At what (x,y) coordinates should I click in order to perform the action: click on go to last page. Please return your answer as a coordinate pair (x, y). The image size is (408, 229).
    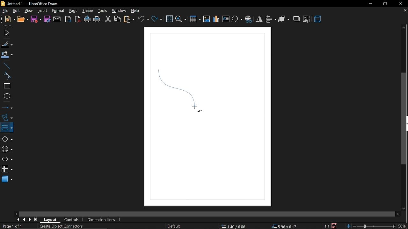
    Looking at the image, I should click on (36, 219).